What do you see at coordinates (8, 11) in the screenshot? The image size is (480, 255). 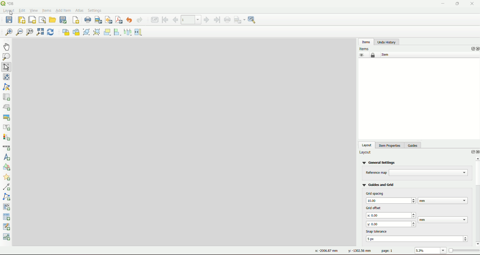 I see `Layout` at bounding box center [8, 11].